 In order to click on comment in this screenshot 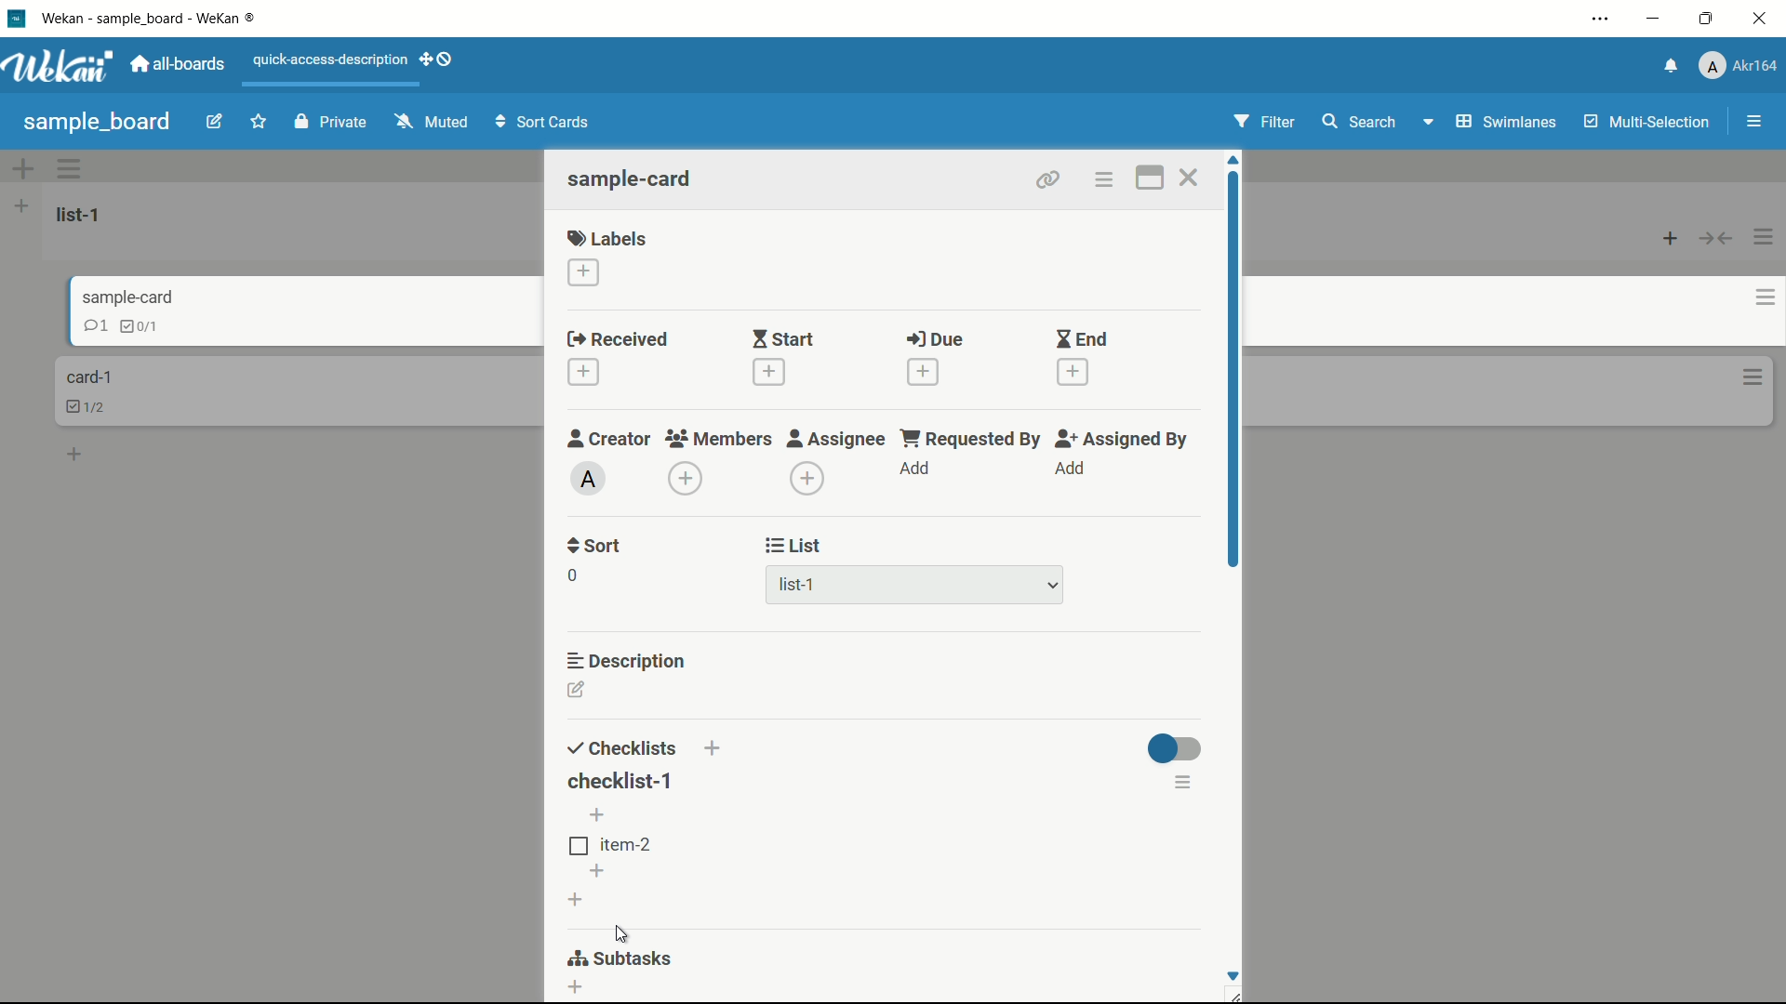, I will do `click(80, 328)`.